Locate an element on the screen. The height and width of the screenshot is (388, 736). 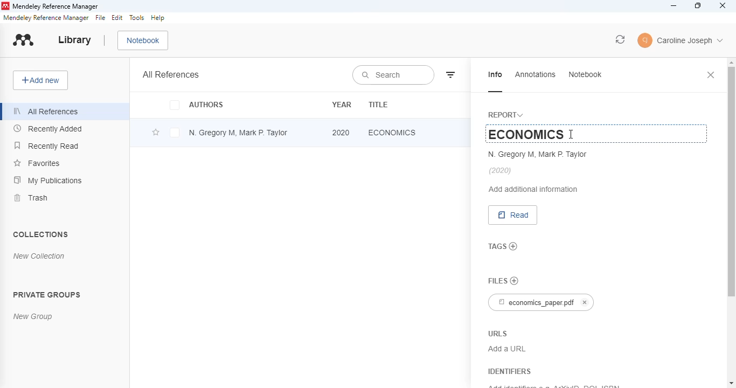
my publications is located at coordinates (49, 181).